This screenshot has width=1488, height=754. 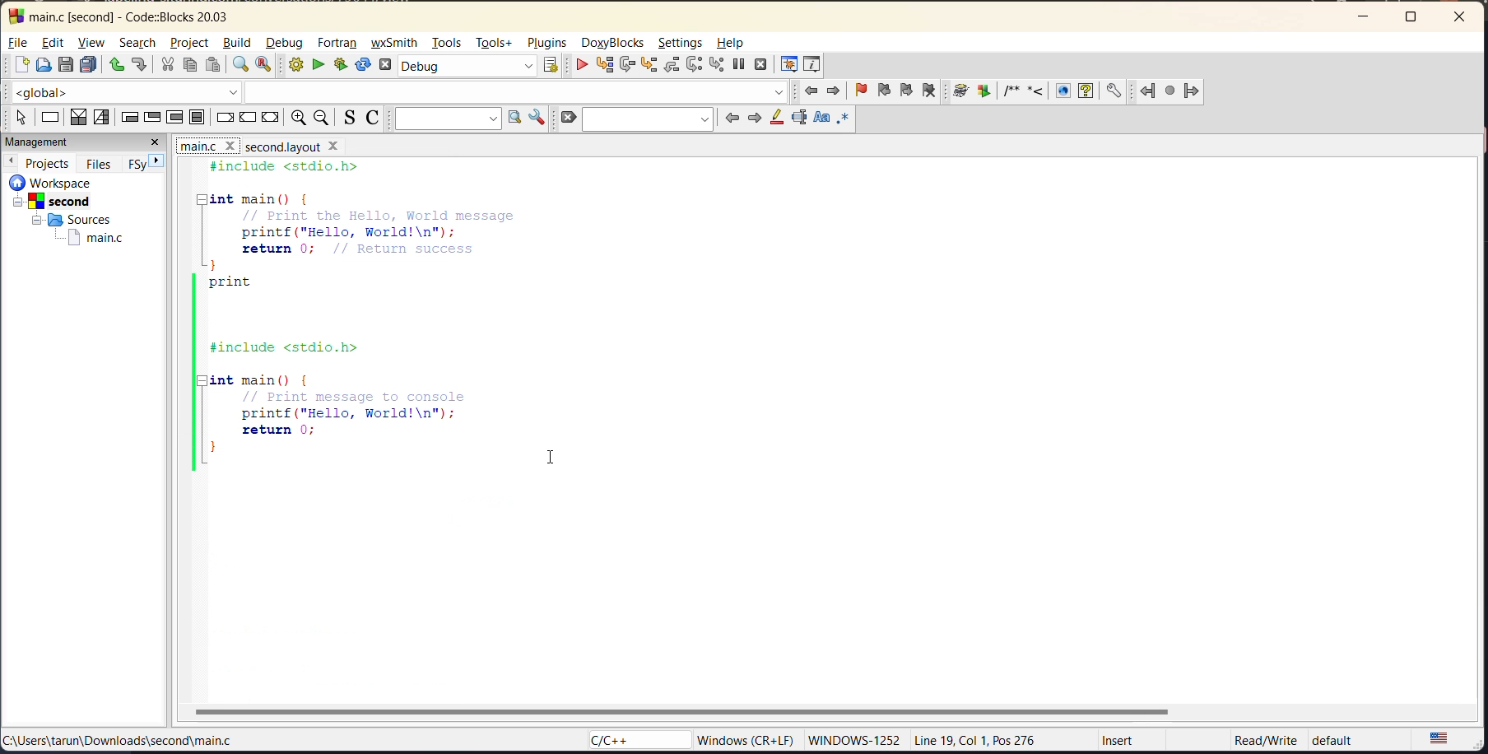 I want to click on use regex, so click(x=843, y=119).